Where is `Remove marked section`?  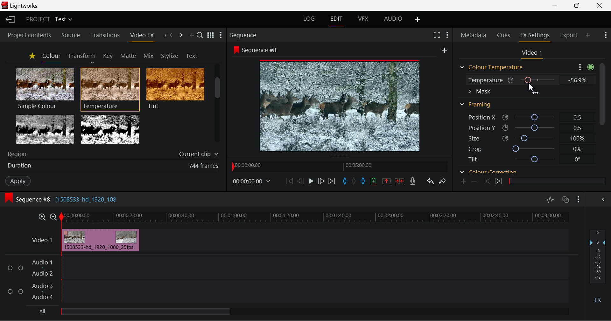 Remove marked section is located at coordinates (386, 181).